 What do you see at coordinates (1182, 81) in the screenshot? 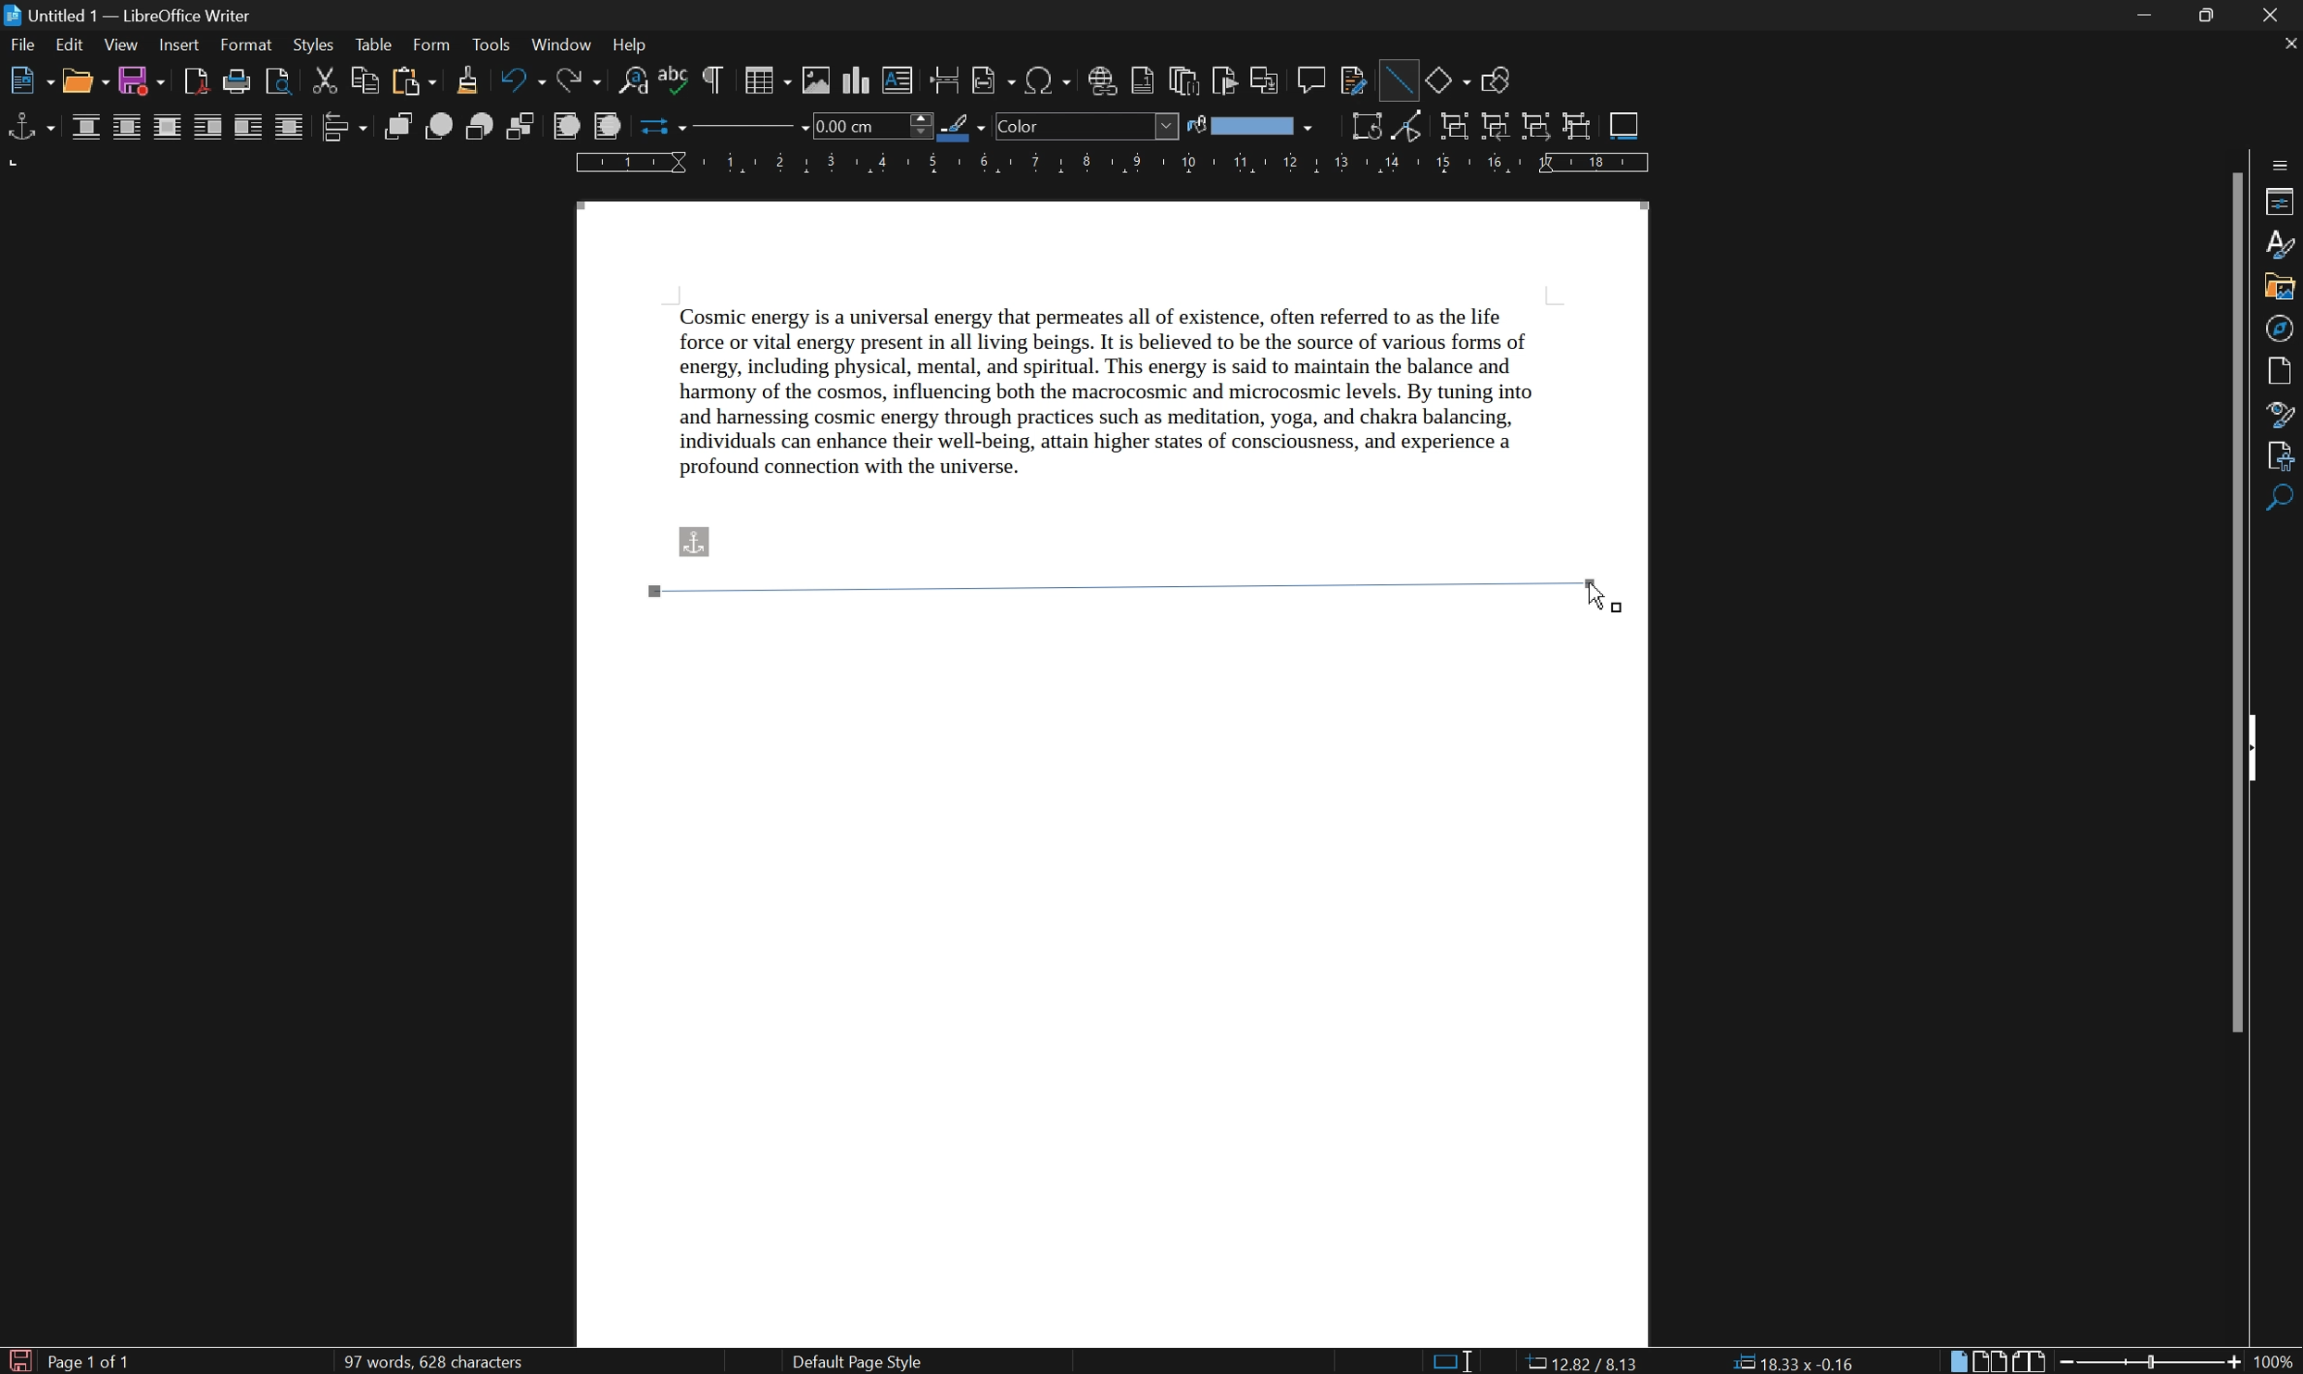
I see `insert endnote` at bounding box center [1182, 81].